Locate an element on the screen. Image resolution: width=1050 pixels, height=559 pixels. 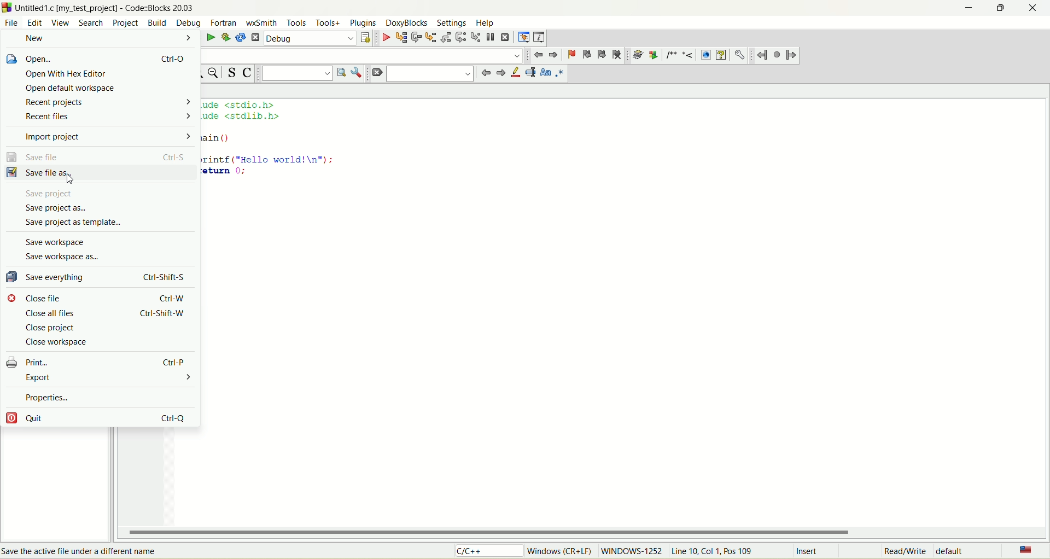
show options window is located at coordinates (358, 73).